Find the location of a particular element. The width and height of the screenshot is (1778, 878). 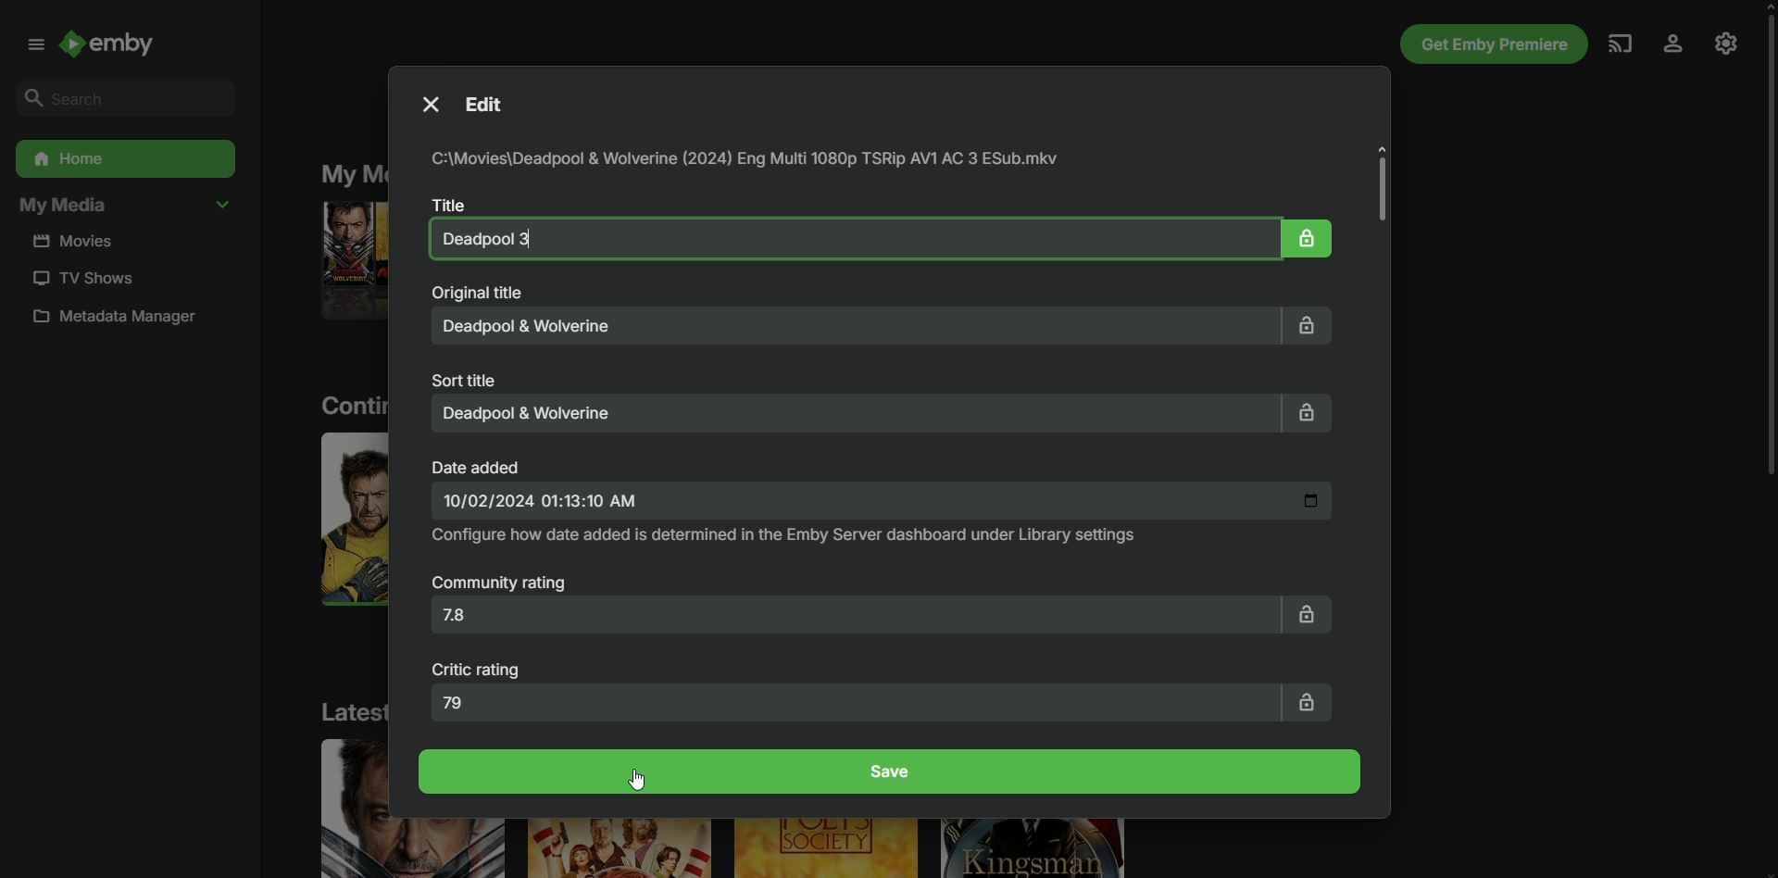

Settings is located at coordinates (1726, 42).